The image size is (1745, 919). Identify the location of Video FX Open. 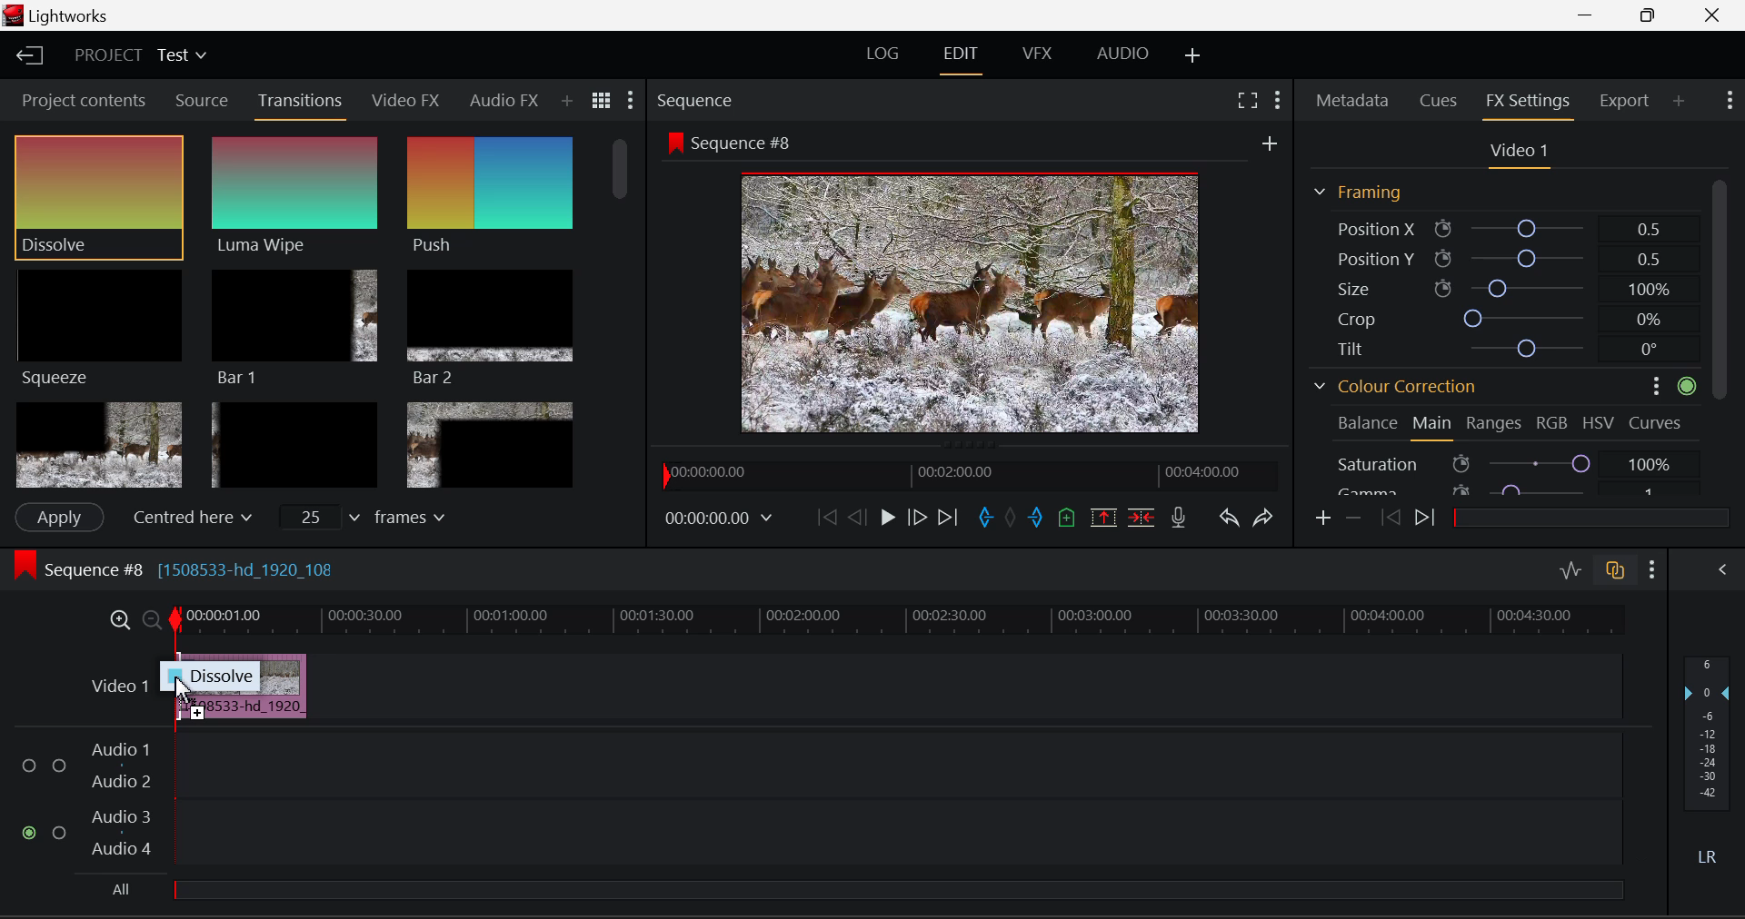
(407, 104).